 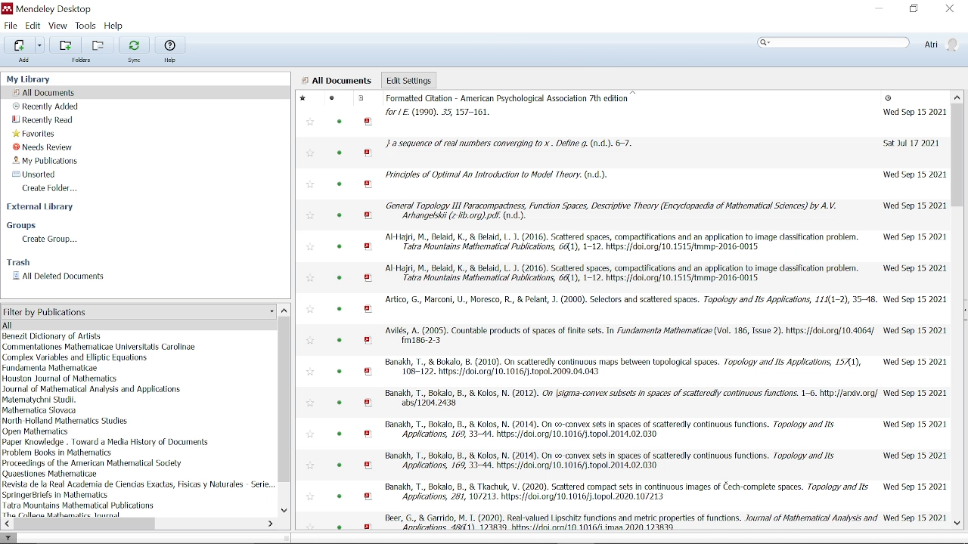 I want to click on All, so click(x=130, y=326).